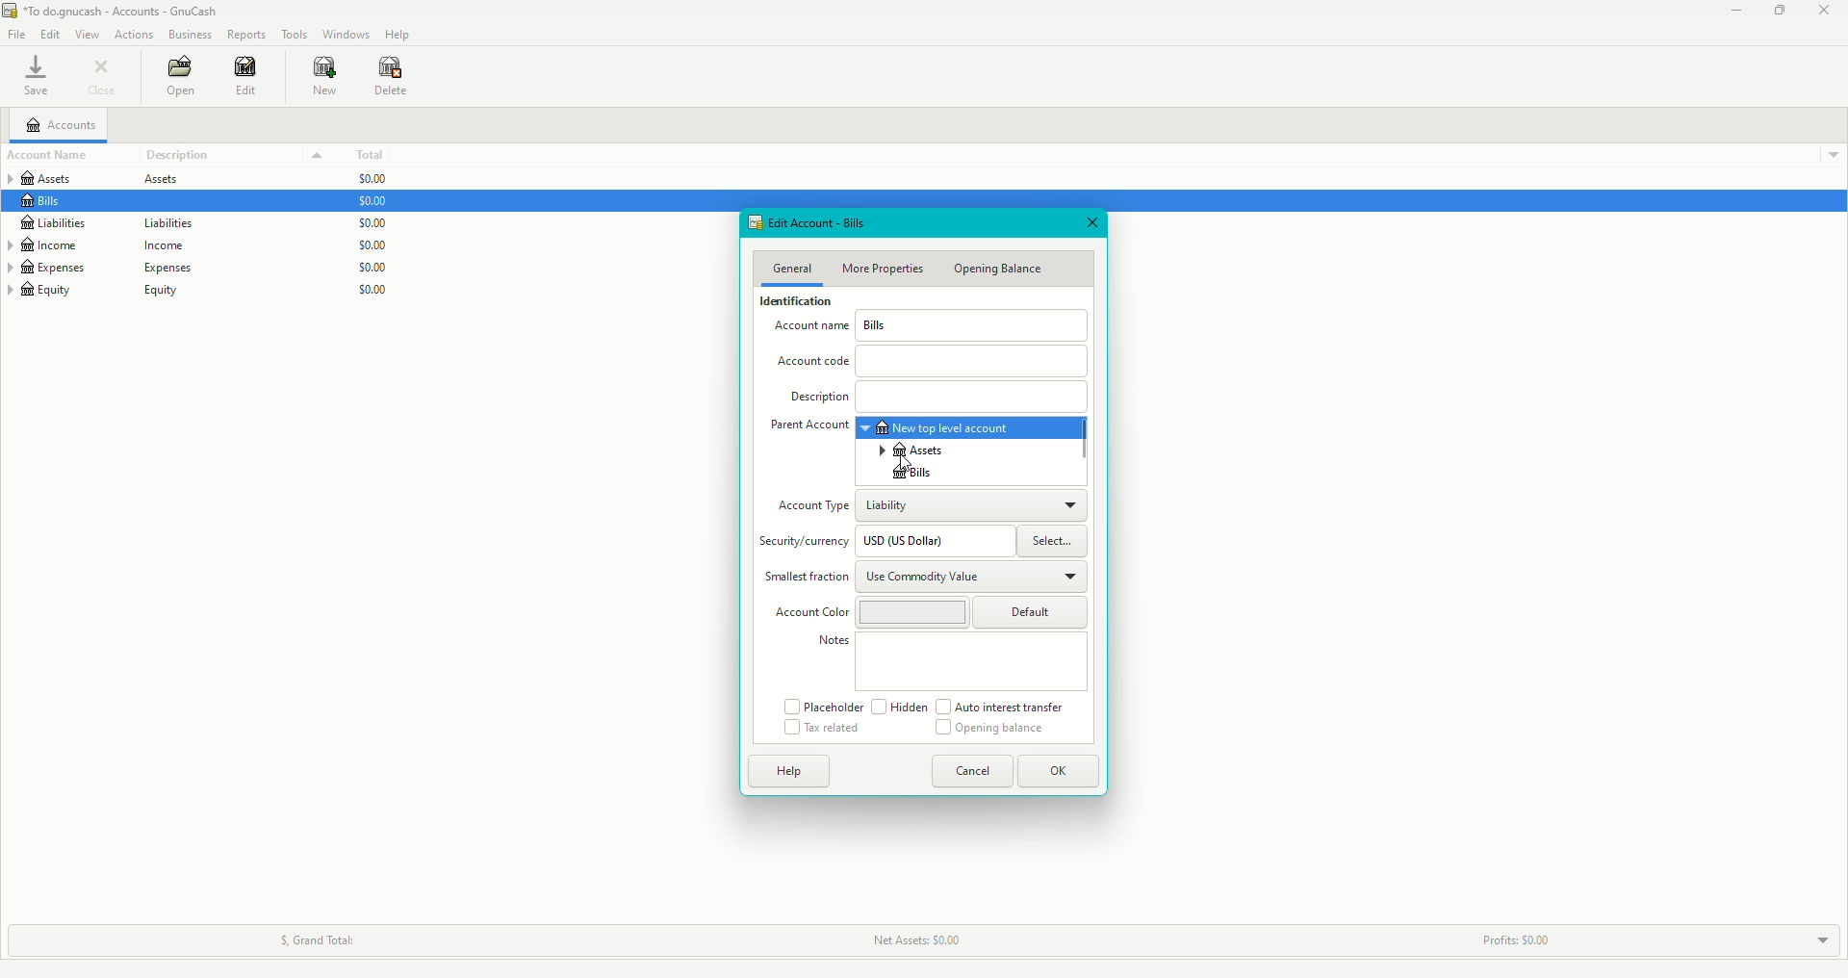 This screenshot has width=1848, height=978. I want to click on USD, so click(934, 541).